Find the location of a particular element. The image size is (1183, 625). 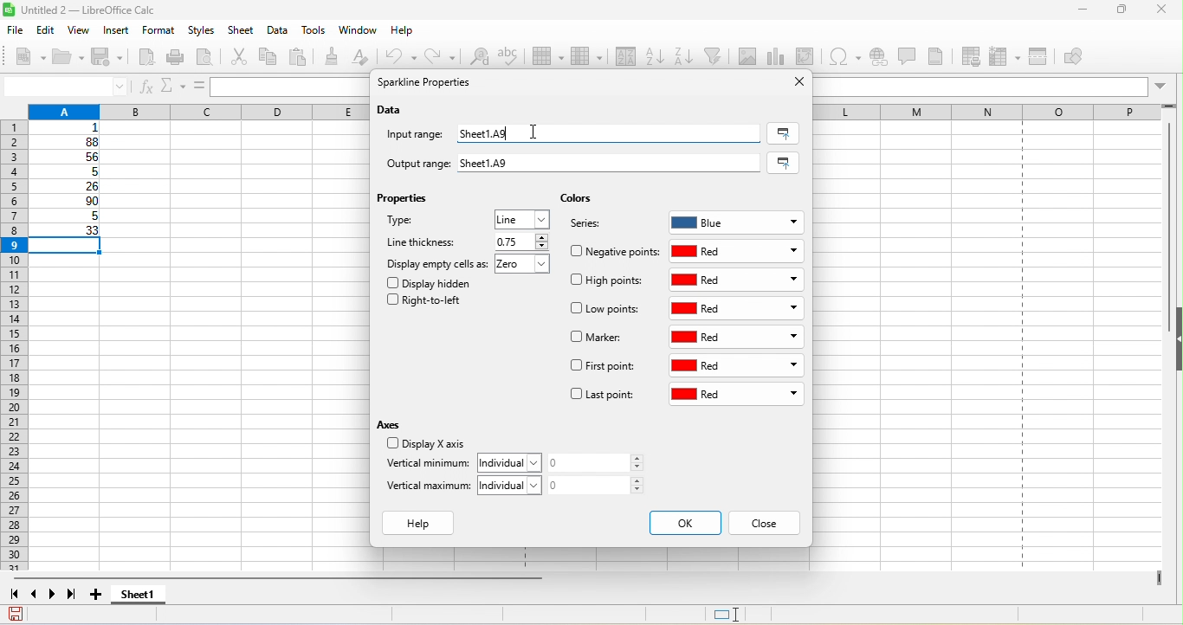

blue is located at coordinates (737, 220).